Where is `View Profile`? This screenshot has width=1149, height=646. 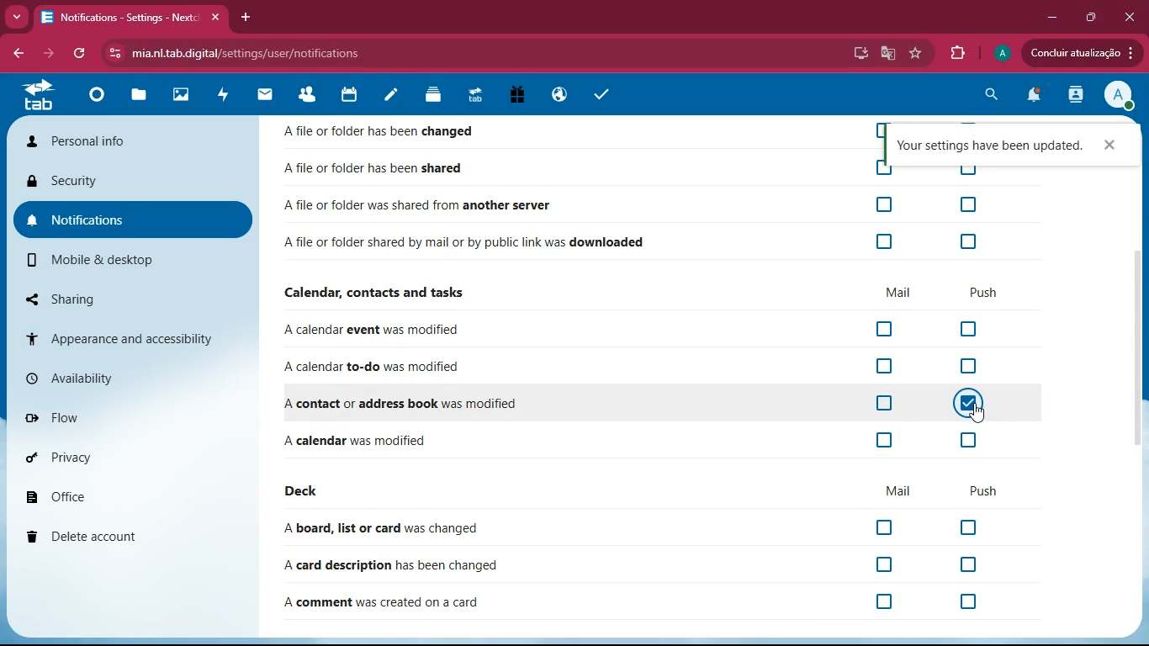
View Profile is located at coordinates (1119, 96).